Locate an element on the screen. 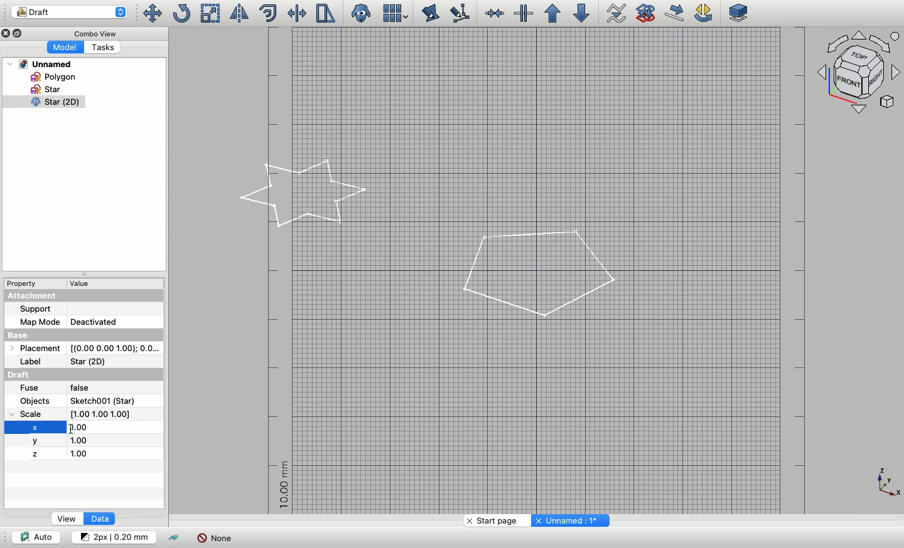 This screenshot has width=904, height=548. Close clone is located at coordinates (362, 14).